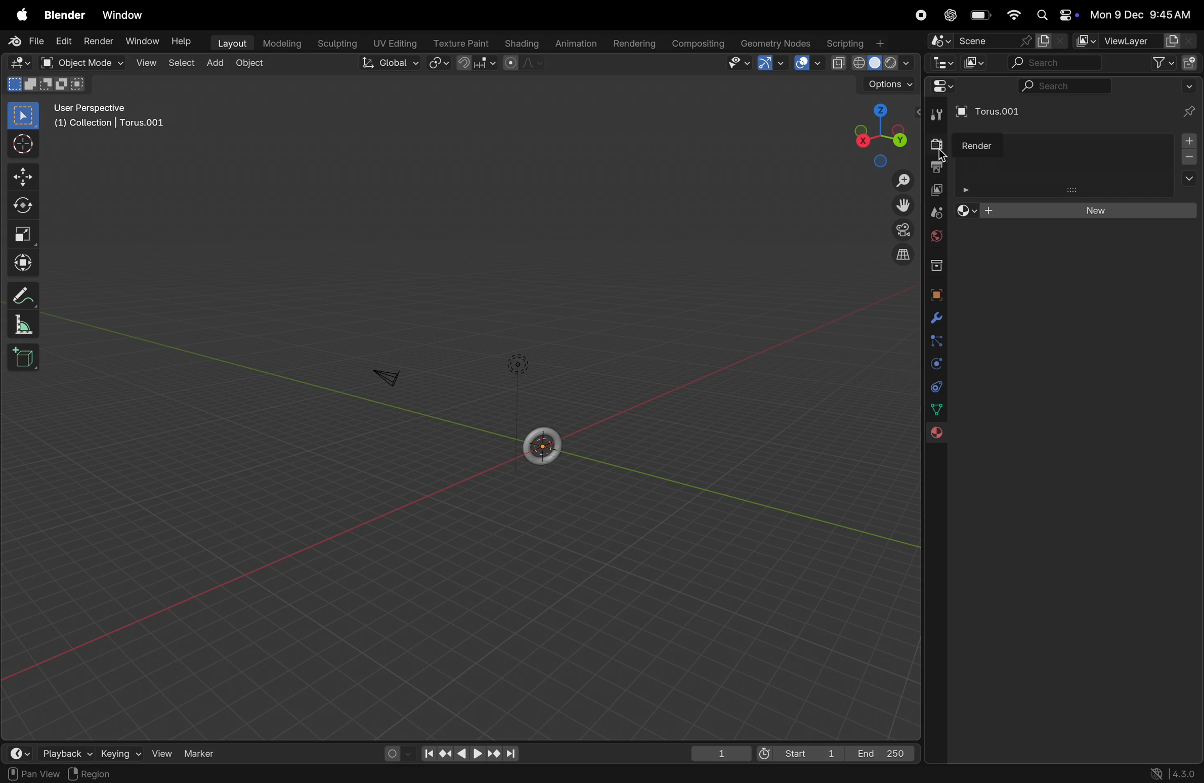 Image resolution: width=1204 pixels, height=783 pixels. I want to click on physics, so click(933, 364).